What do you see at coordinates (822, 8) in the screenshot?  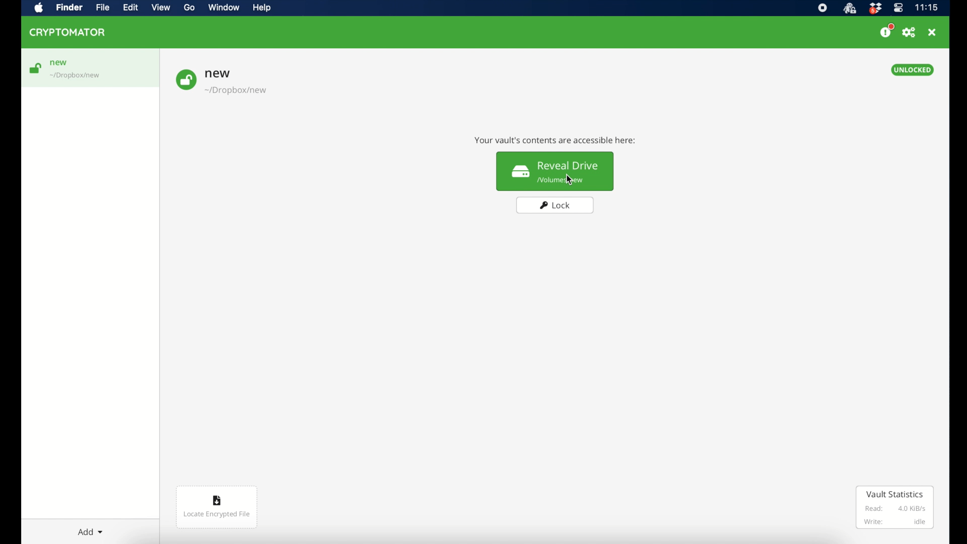 I see `screen recorder music` at bounding box center [822, 8].